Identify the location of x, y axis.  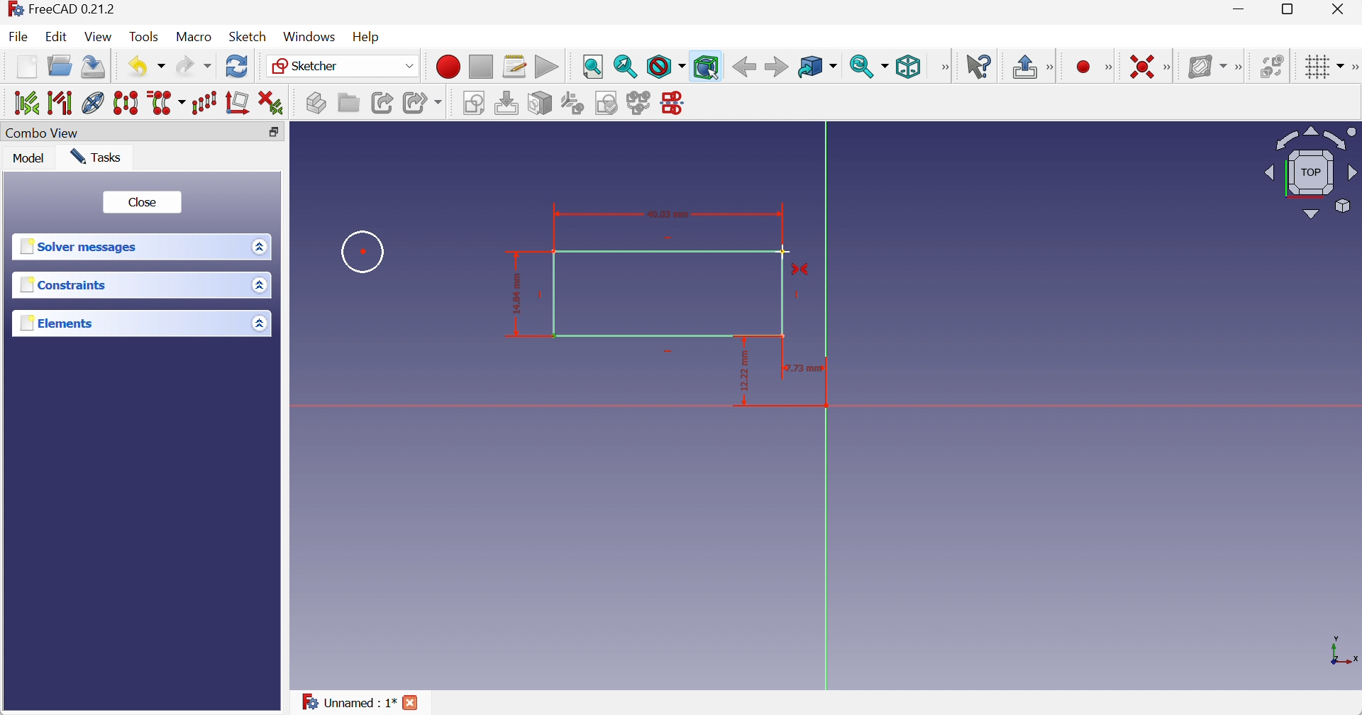
(1341, 649).